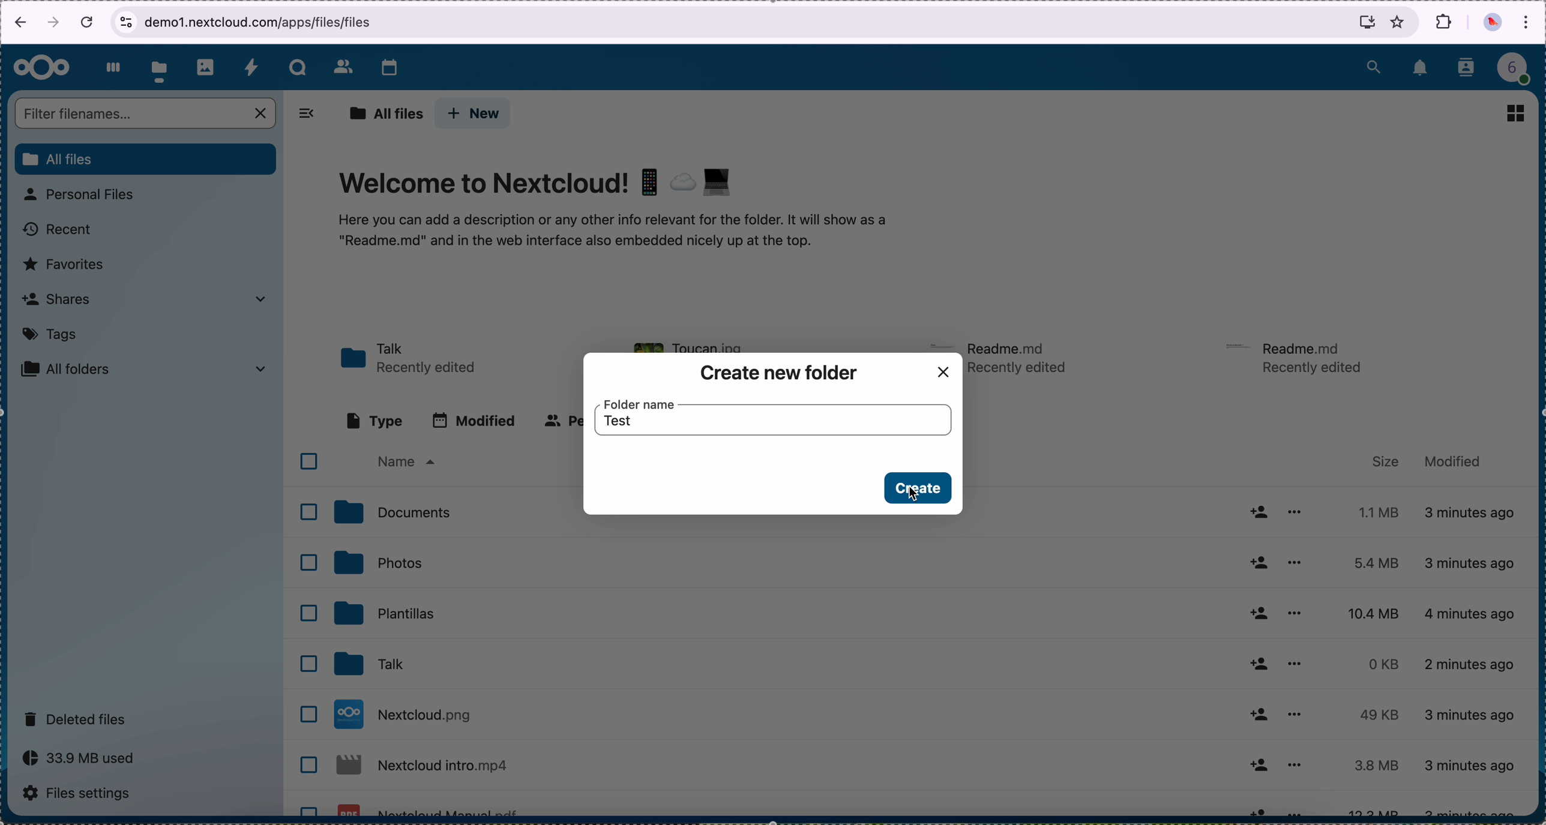 This screenshot has height=825, width=1546. I want to click on search, so click(1373, 65).